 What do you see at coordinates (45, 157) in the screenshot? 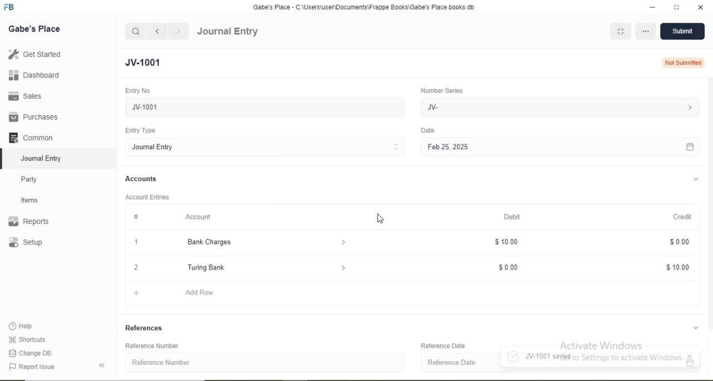
I see `Journal Entry` at bounding box center [45, 157].